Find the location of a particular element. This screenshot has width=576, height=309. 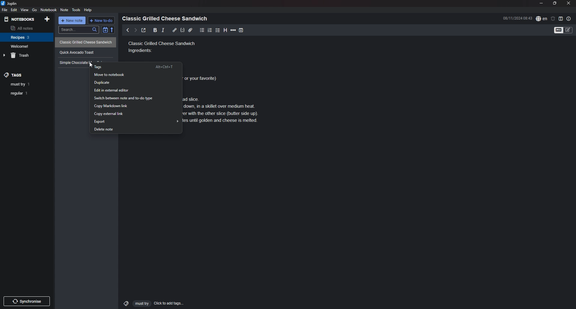

notebook is located at coordinates (49, 10).